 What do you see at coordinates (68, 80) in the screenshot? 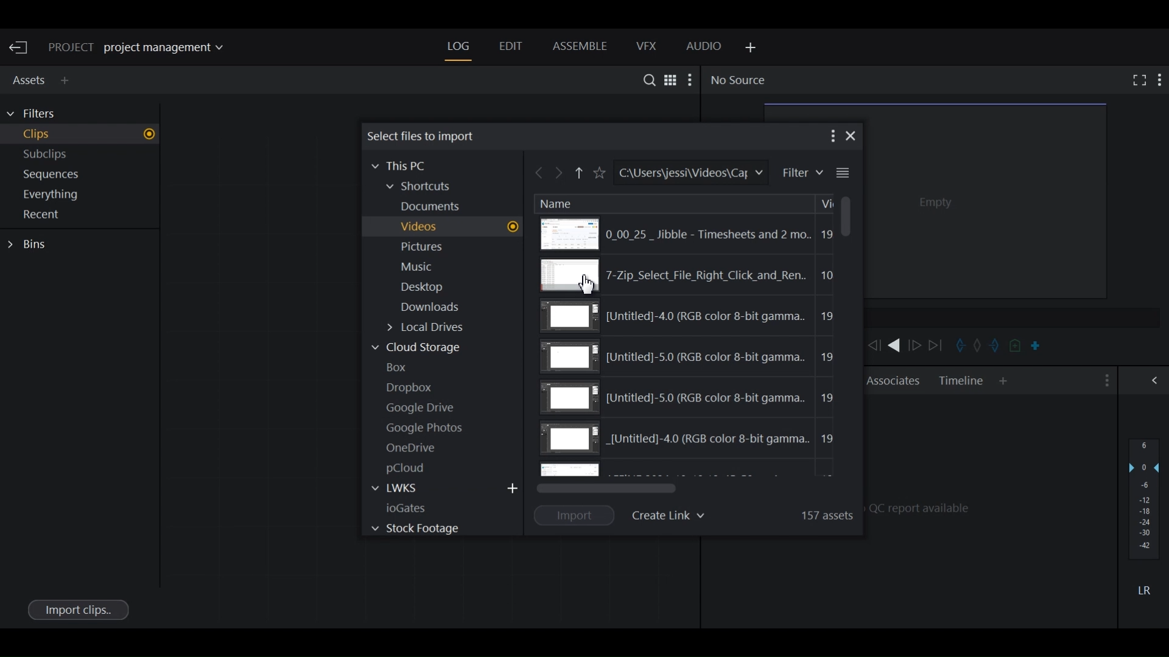
I see `Add Panel` at bounding box center [68, 80].